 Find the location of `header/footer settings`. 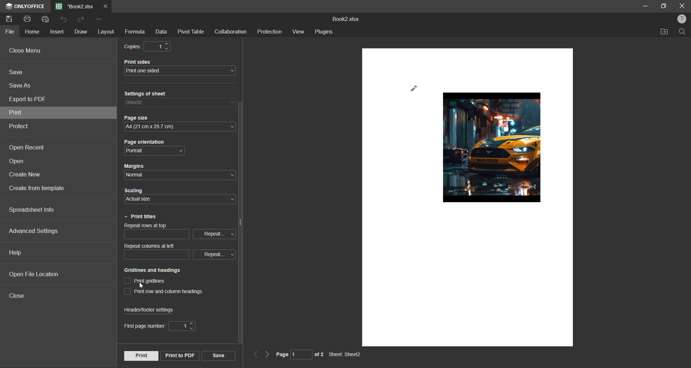

header/footer settings is located at coordinates (155, 310).